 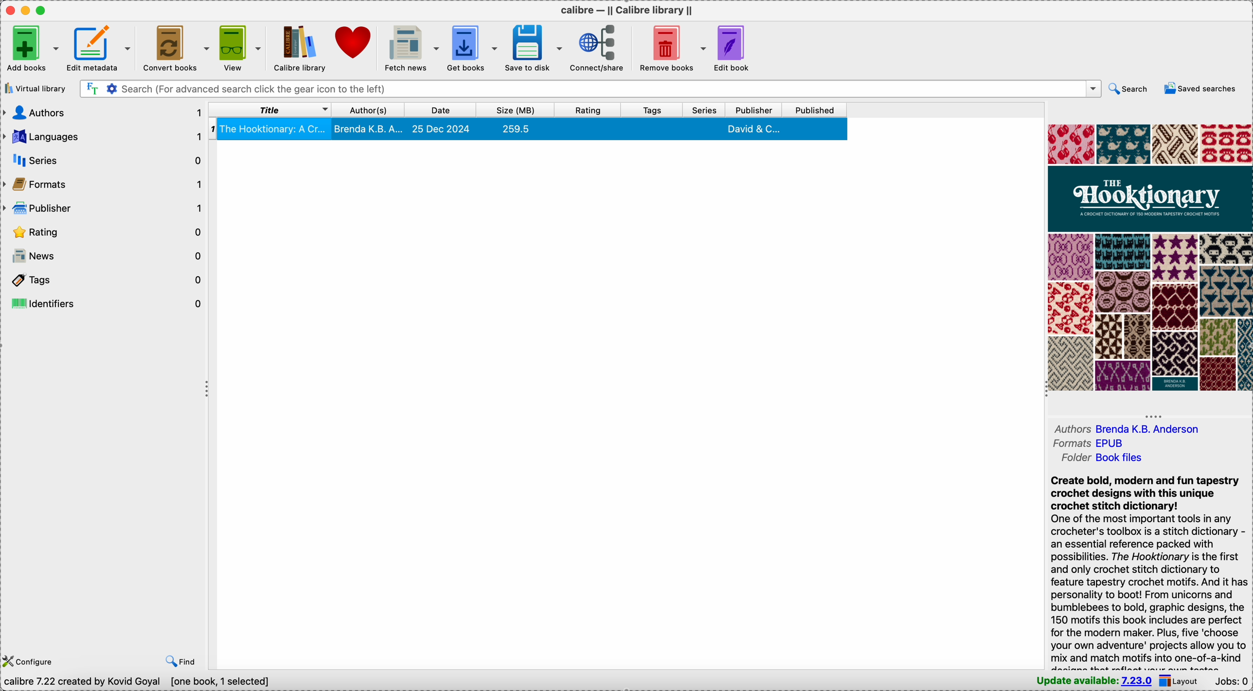 What do you see at coordinates (369, 110) in the screenshot?
I see `author(s)` at bounding box center [369, 110].